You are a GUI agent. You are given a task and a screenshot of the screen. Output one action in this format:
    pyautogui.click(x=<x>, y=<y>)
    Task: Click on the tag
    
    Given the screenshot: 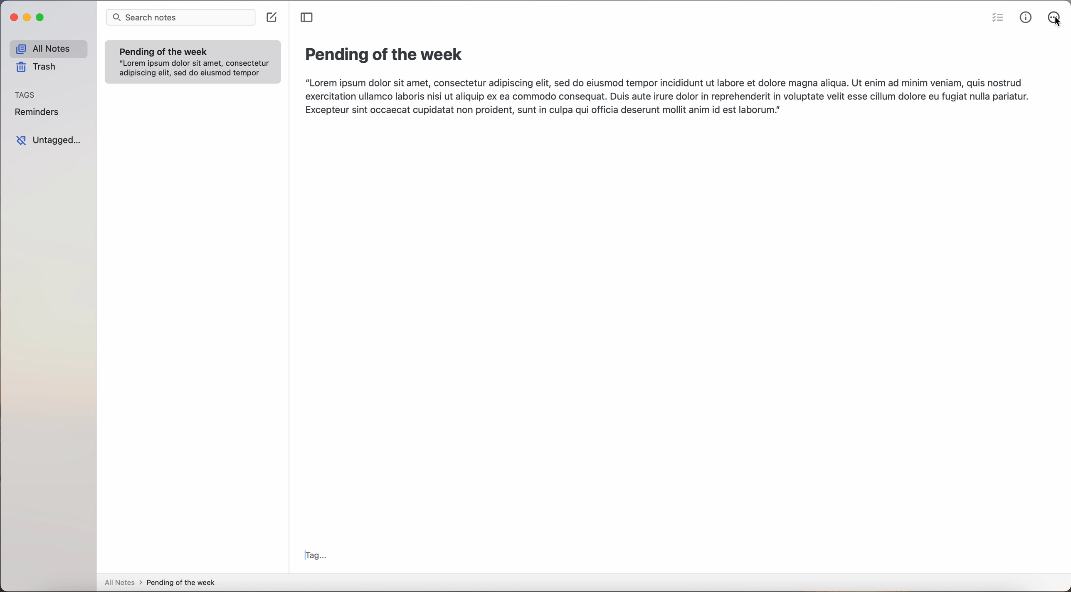 What is the action you would take?
    pyautogui.click(x=317, y=556)
    